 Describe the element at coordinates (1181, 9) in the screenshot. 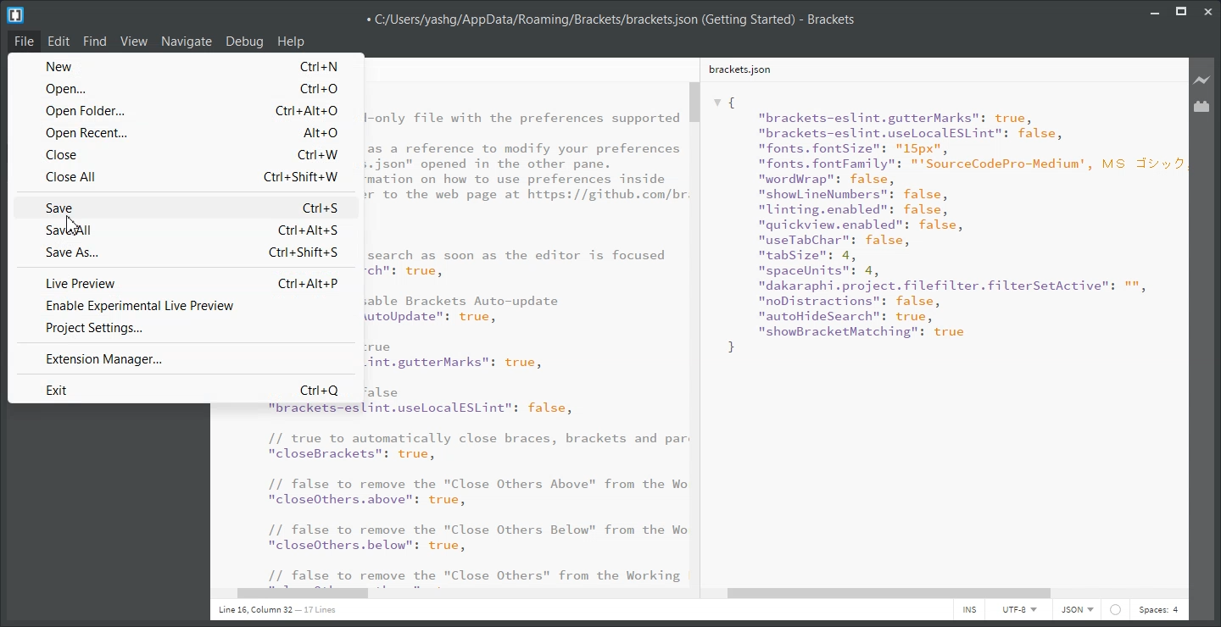

I see `Maximize` at that location.